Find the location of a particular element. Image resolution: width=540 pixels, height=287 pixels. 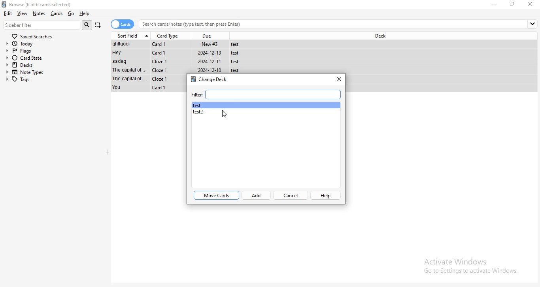

Cursor is located at coordinates (225, 114).